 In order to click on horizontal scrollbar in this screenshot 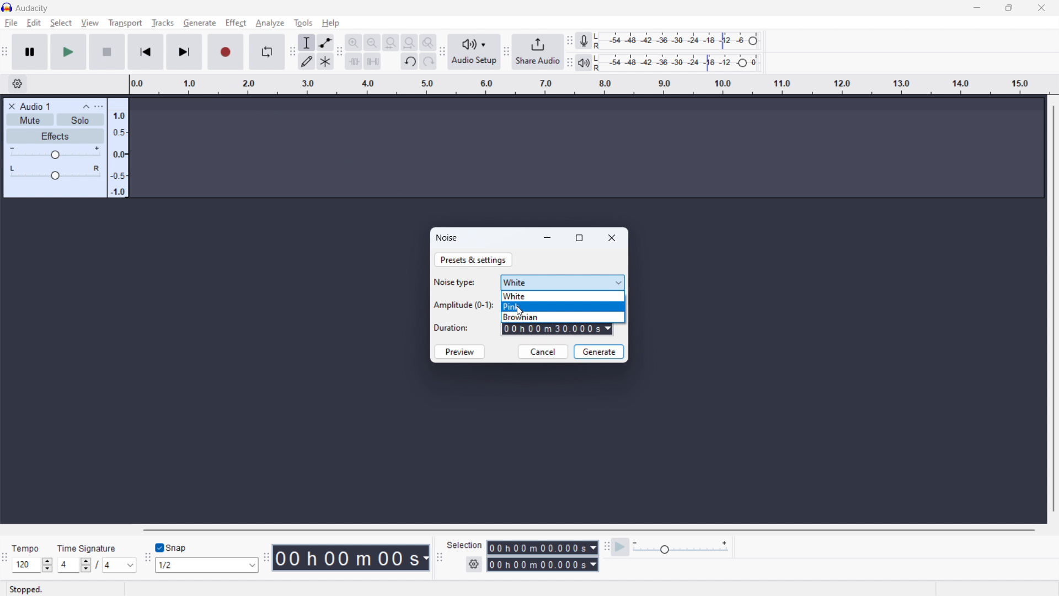, I will do `click(587, 530)`.